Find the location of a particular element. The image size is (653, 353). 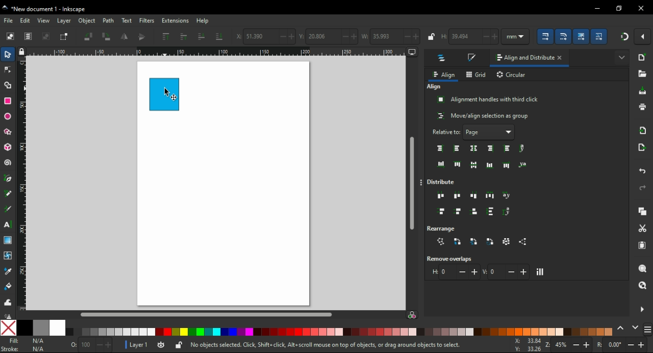

select all is located at coordinates (10, 37).